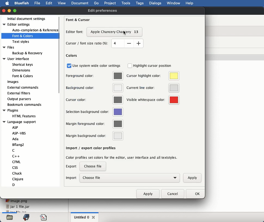  Describe the element at coordinates (14, 82) in the screenshot. I see `images` at that location.